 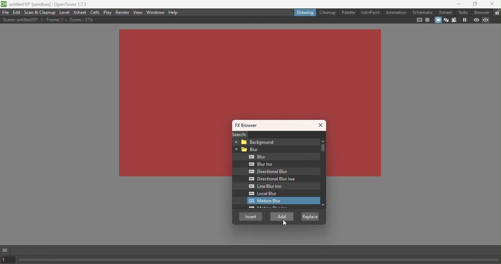 I want to click on Level, so click(x=65, y=13).